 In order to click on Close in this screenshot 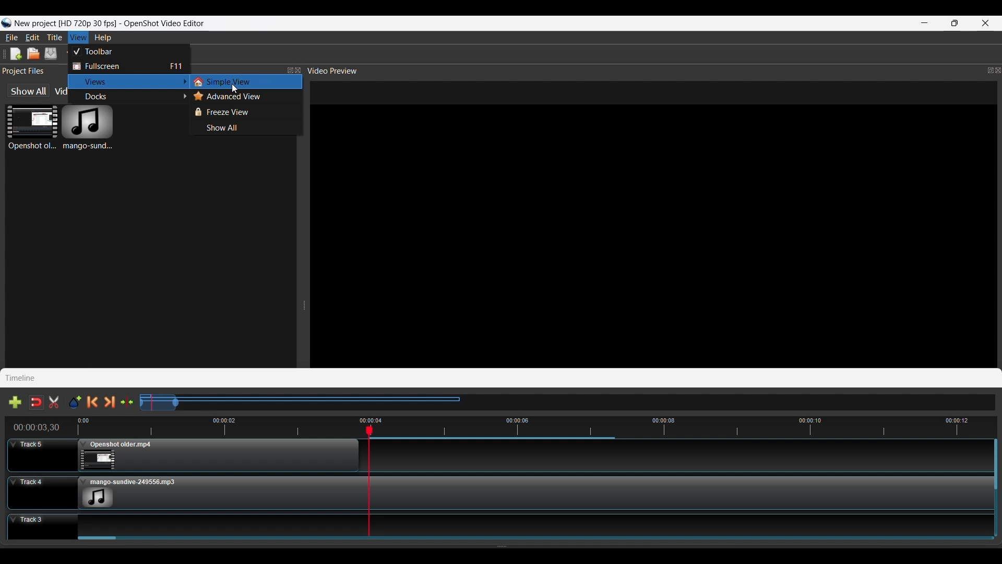, I will do `click(297, 70)`.